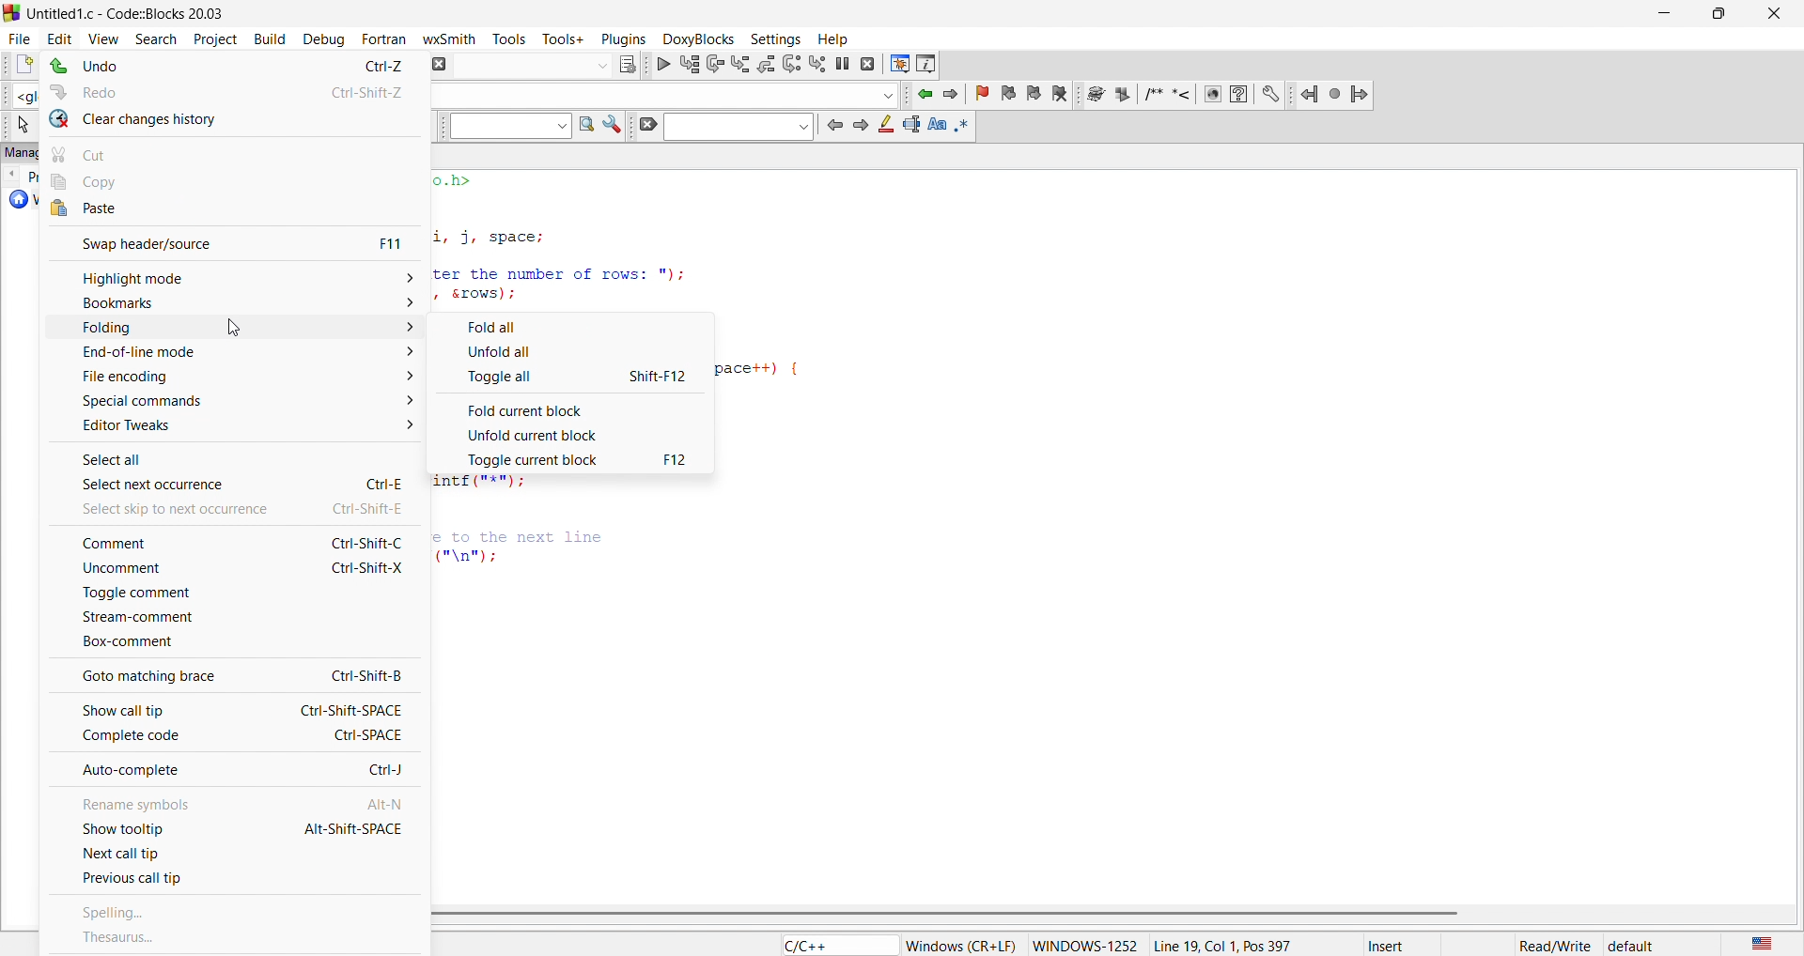 The height and width of the screenshot is (956, 1804). I want to click on cut, so click(236, 151).